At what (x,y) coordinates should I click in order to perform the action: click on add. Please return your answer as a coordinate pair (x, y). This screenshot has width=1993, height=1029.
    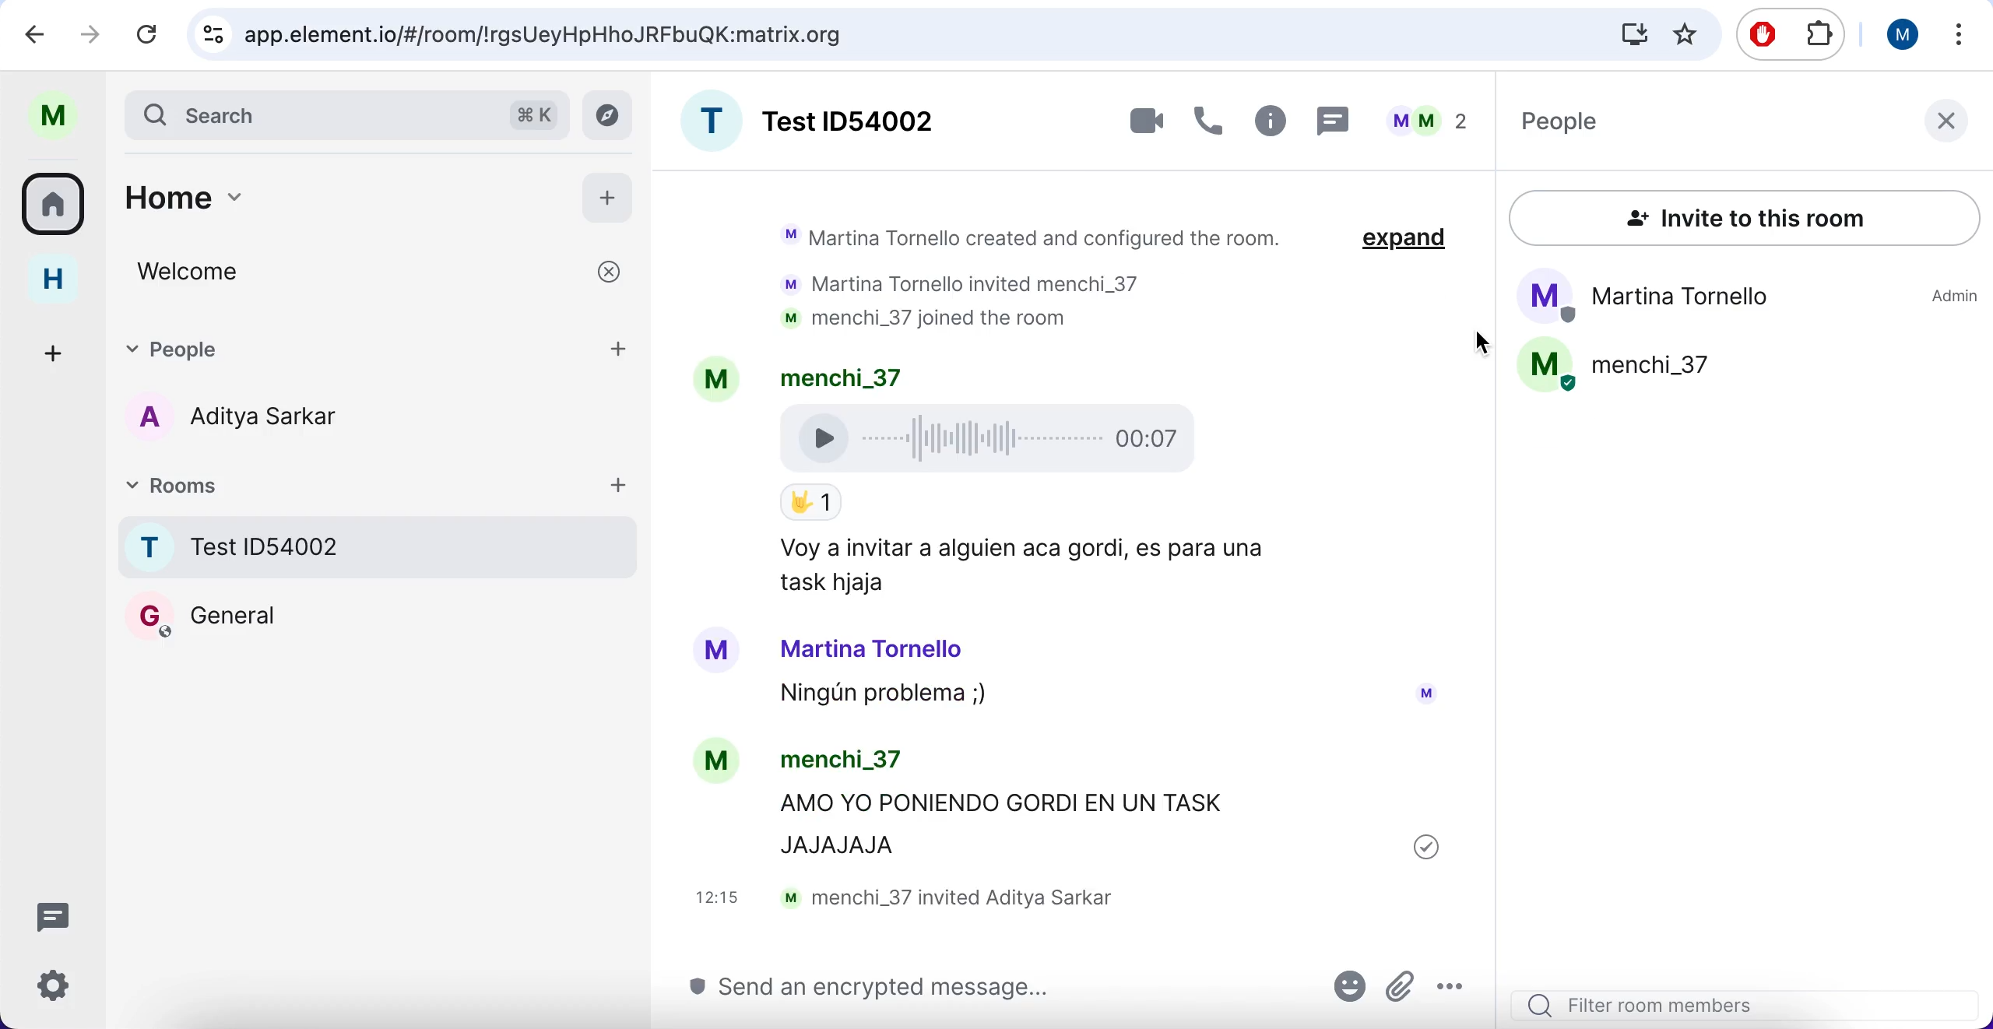
    Looking at the image, I should click on (621, 480).